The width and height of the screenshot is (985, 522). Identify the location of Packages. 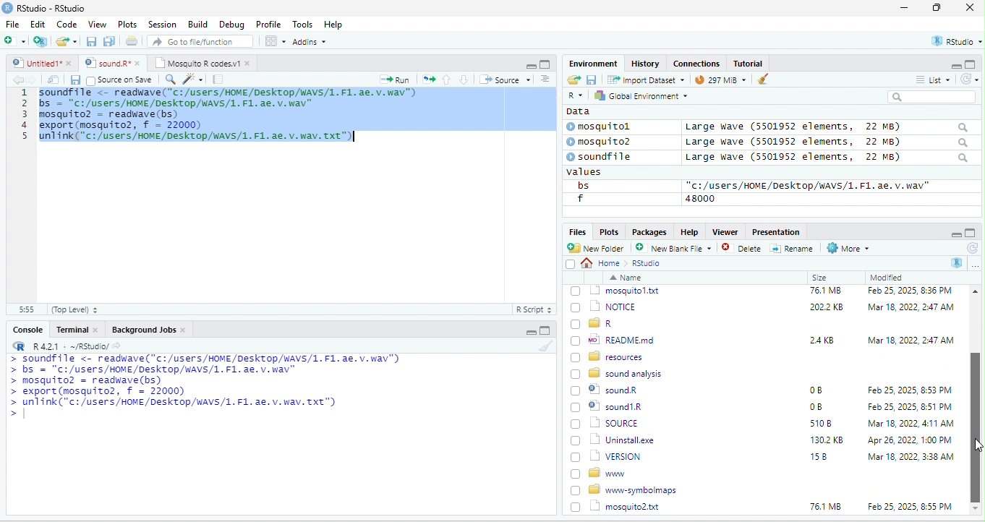
(652, 231).